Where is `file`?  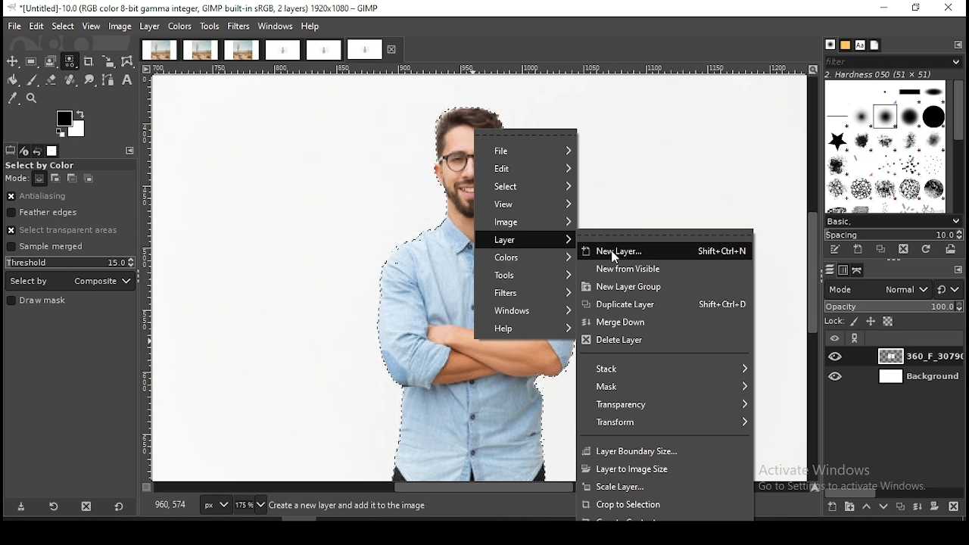 file is located at coordinates (15, 26).